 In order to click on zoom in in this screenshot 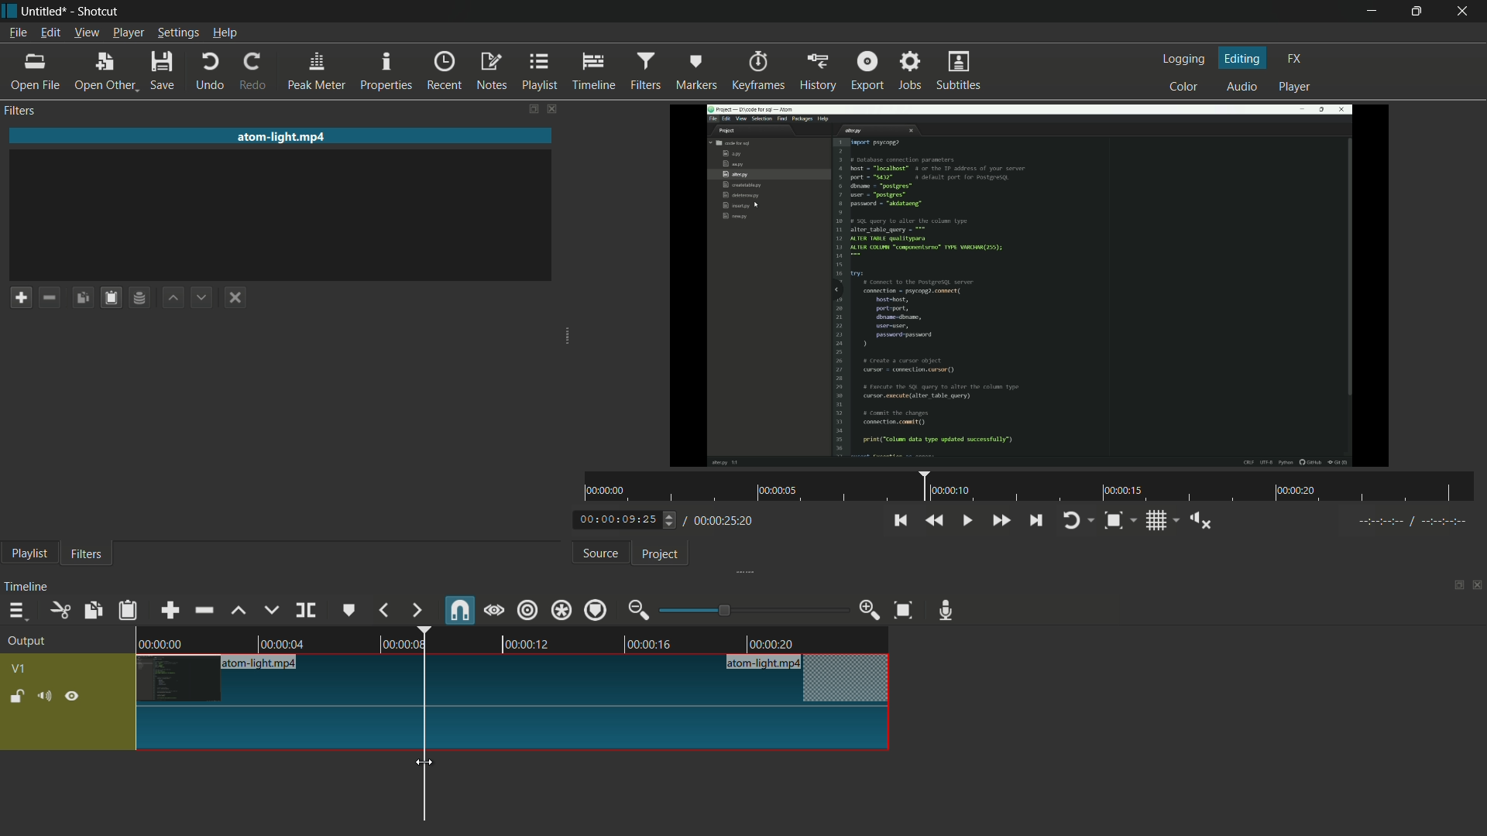, I will do `click(871, 610)`.